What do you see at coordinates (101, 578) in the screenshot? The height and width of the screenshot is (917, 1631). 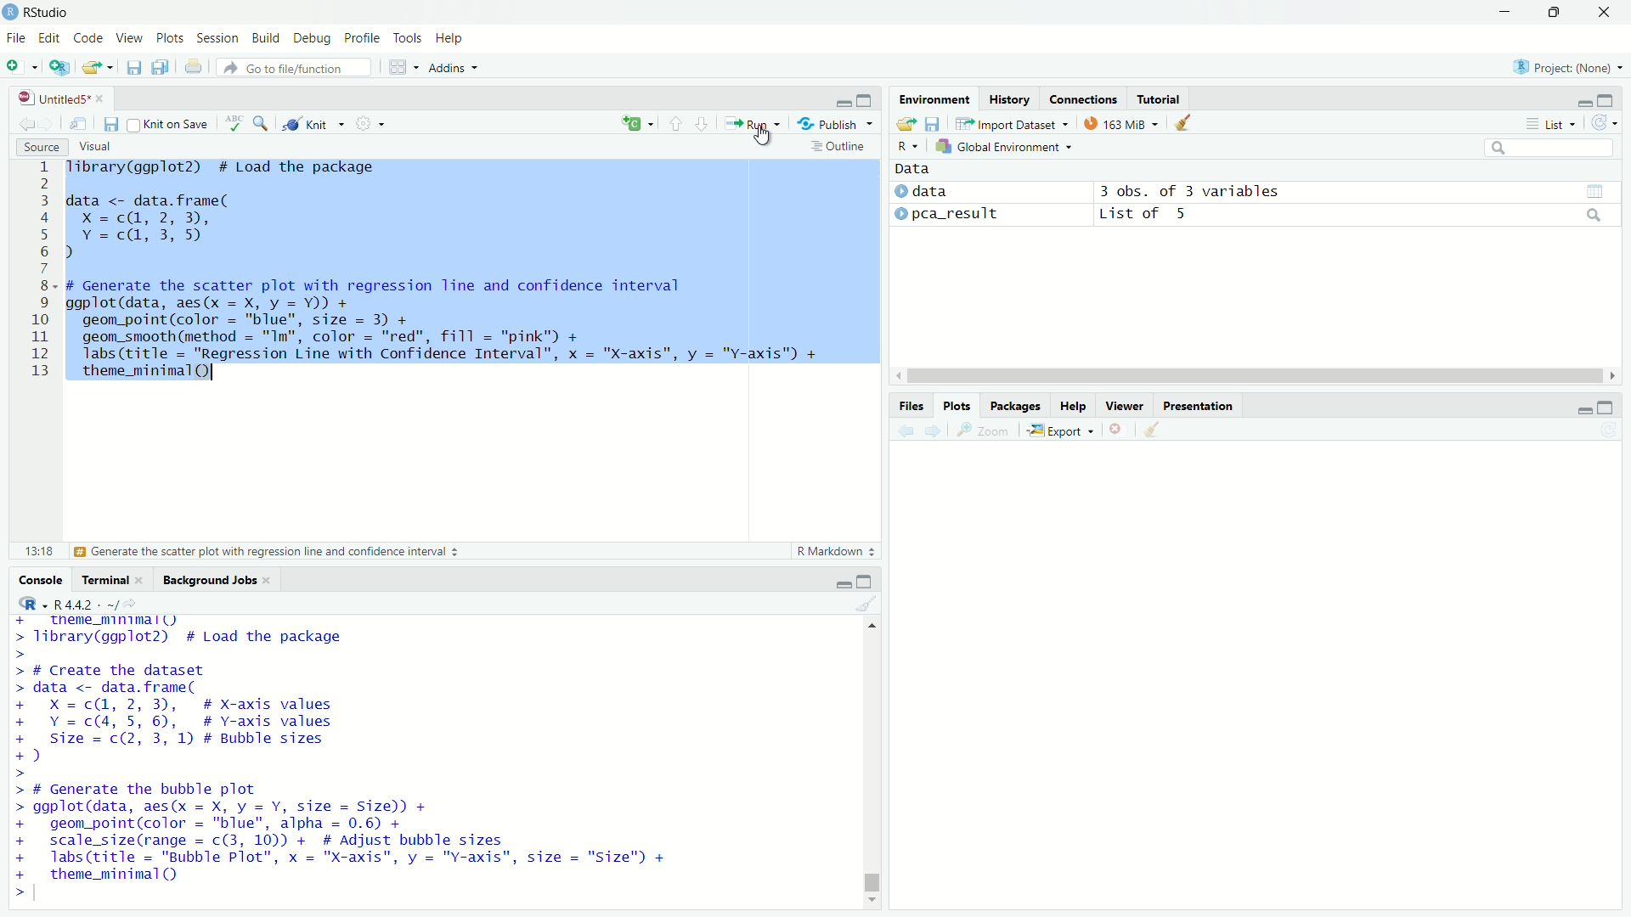 I see `Terminal` at bounding box center [101, 578].